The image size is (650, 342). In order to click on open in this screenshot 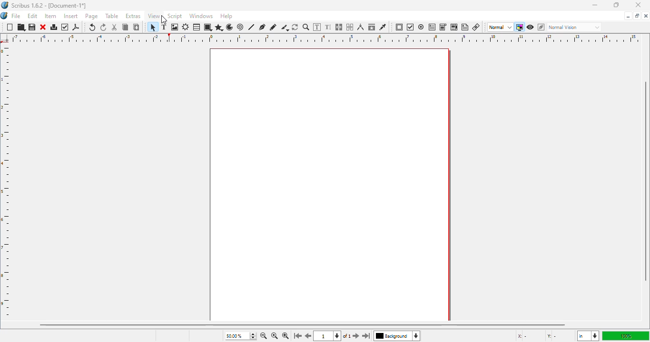, I will do `click(21, 28)`.